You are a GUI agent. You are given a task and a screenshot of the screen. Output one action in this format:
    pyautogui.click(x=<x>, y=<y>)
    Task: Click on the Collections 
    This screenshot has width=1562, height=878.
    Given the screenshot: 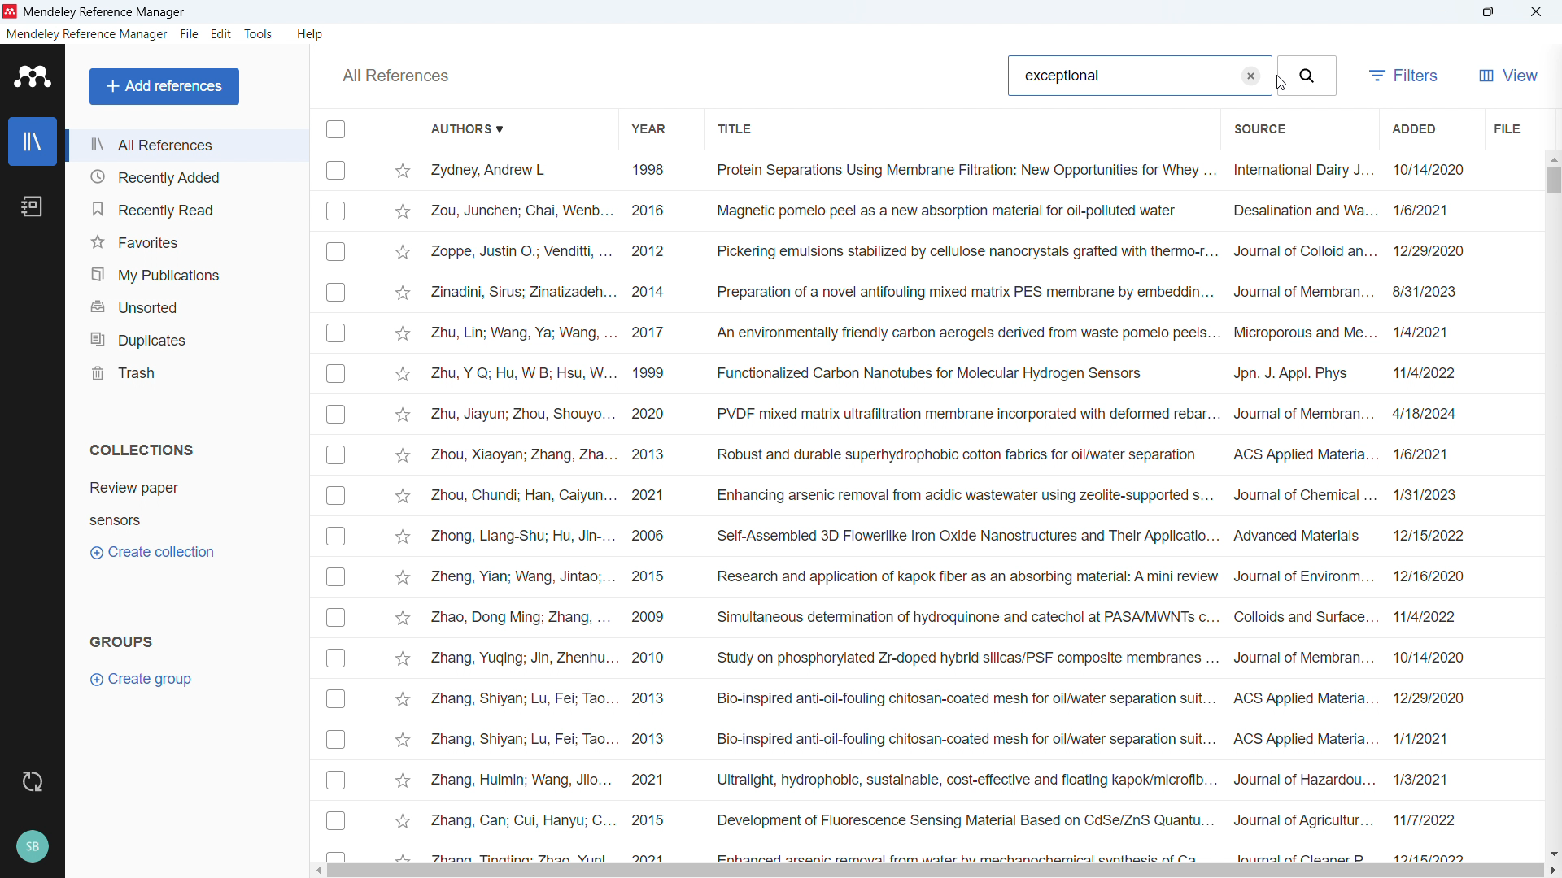 What is the action you would take?
    pyautogui.click(x=143, y=448)
    